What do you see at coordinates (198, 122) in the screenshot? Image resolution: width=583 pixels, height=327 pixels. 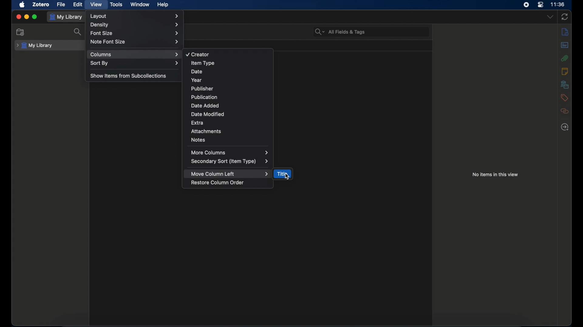 I see `extra` at bounding box center [198, 122].